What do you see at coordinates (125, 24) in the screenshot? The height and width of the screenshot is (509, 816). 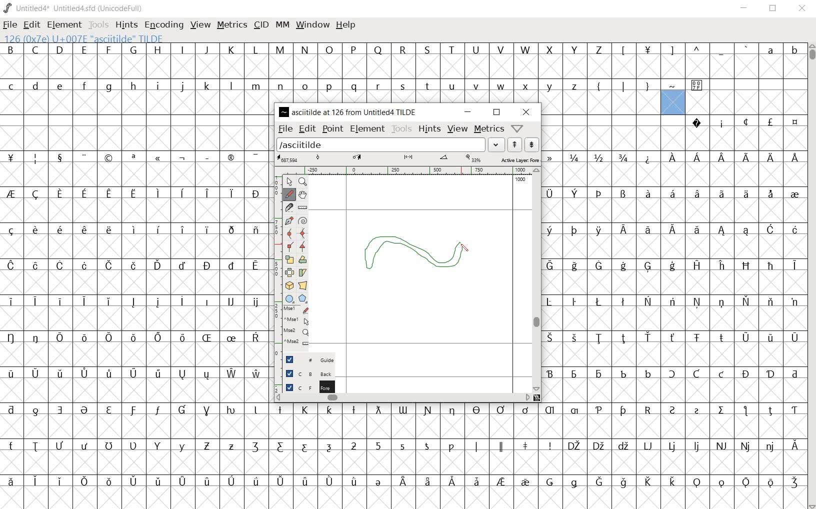 I see `HINTS` at bounding box center [125, 24].